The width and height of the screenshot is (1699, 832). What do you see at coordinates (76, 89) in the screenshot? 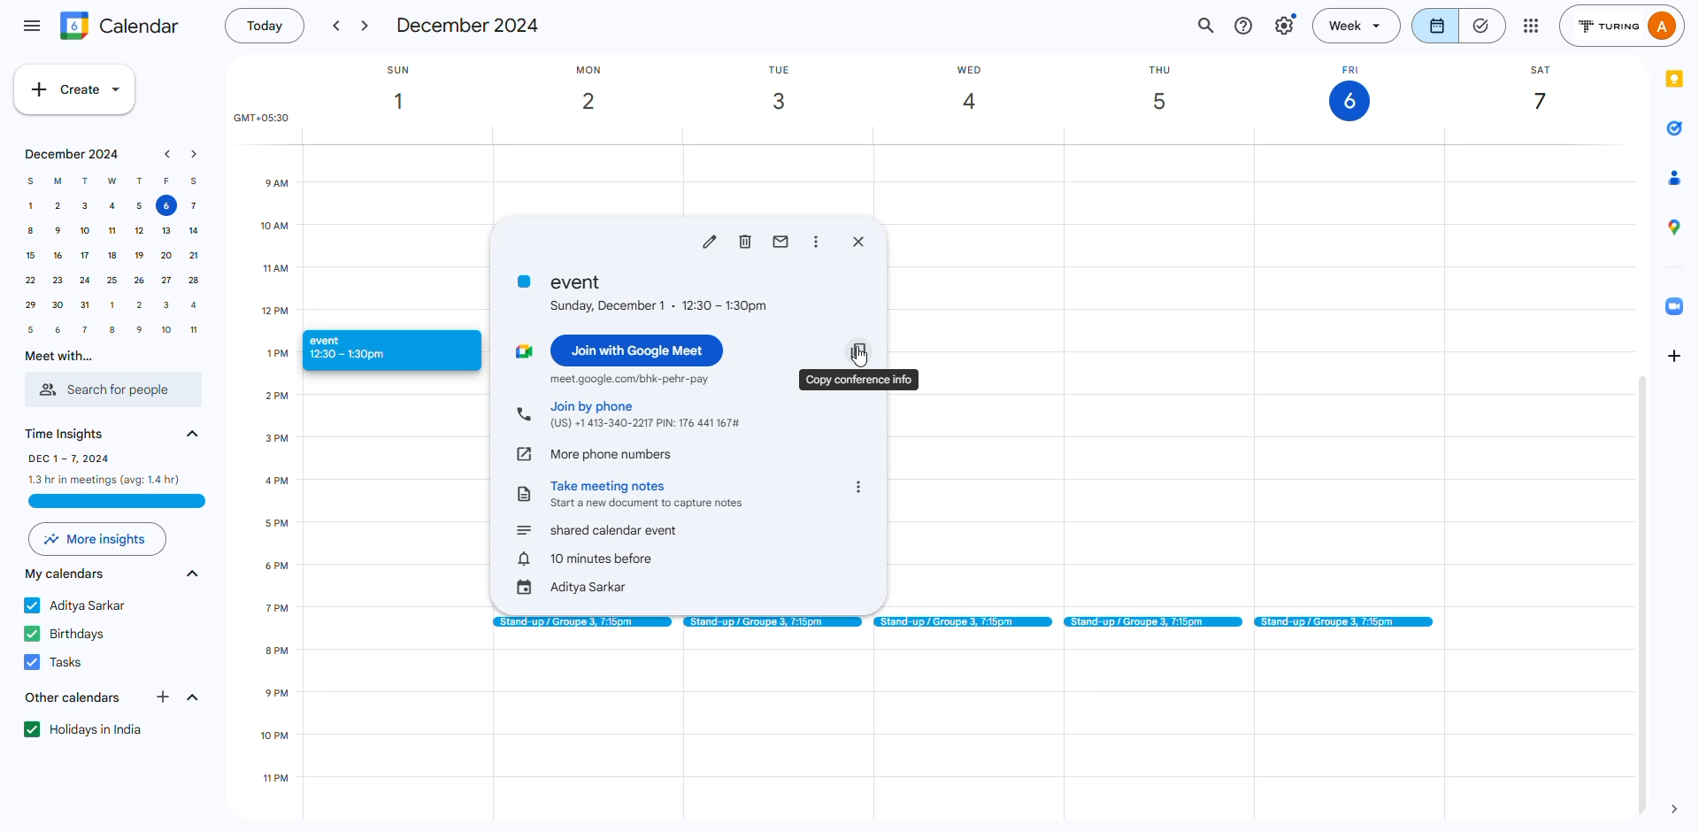
I see `create` at bounding box center [76, 89].